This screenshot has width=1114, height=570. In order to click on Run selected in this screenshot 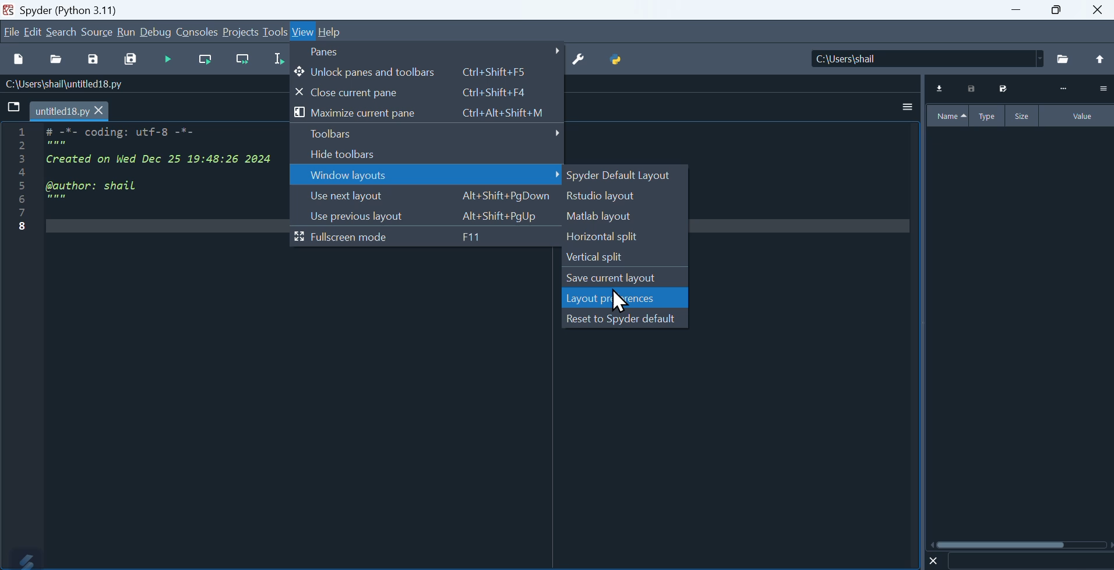, I will do `click(278, 59)`.